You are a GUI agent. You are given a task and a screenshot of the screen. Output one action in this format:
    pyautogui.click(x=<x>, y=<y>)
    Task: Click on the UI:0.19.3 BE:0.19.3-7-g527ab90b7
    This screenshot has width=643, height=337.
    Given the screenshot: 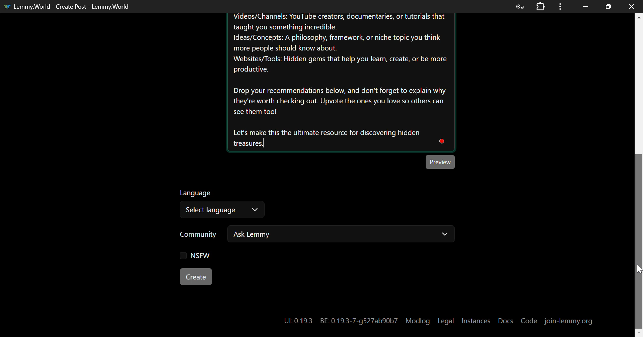 What is the action you would take?
    pyautogui.click(x=340, y=321)
    